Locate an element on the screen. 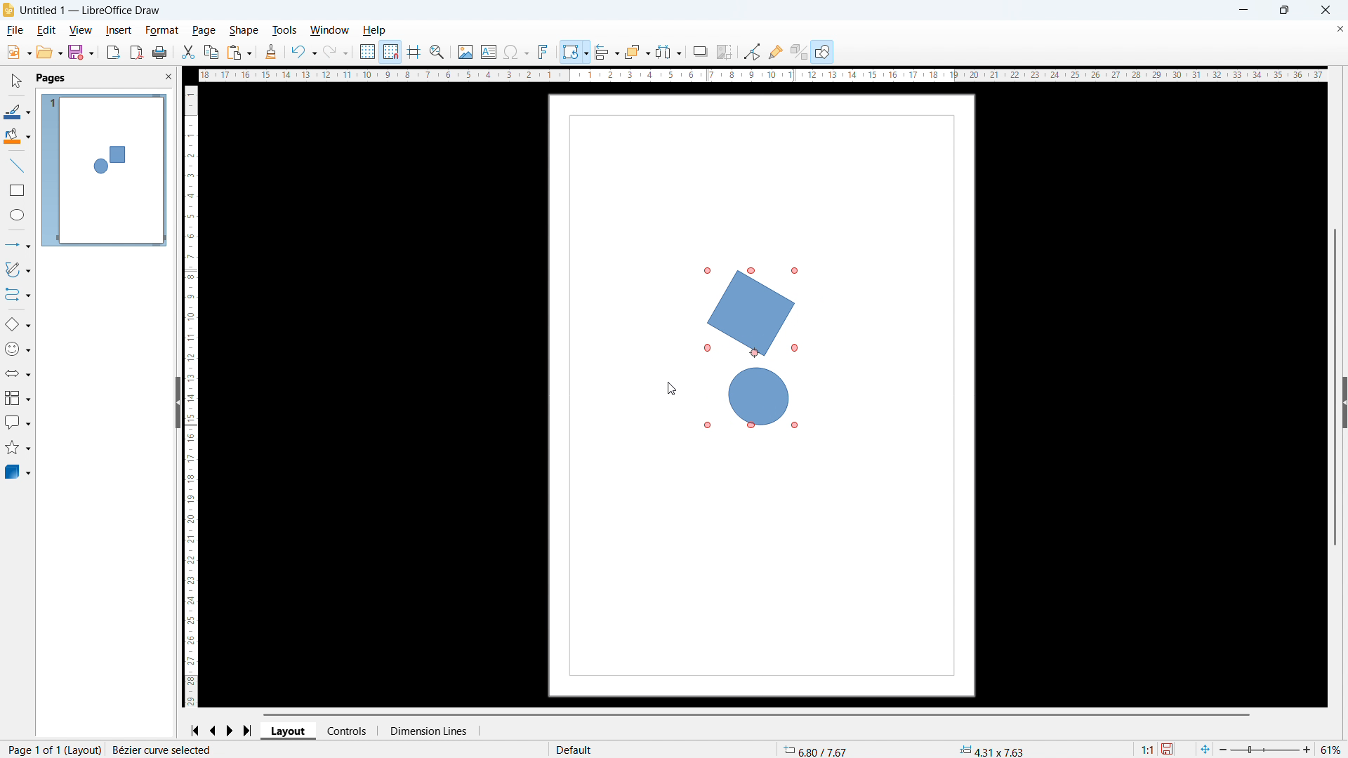  Zoom slider  is located at coordinates (1264, 749).